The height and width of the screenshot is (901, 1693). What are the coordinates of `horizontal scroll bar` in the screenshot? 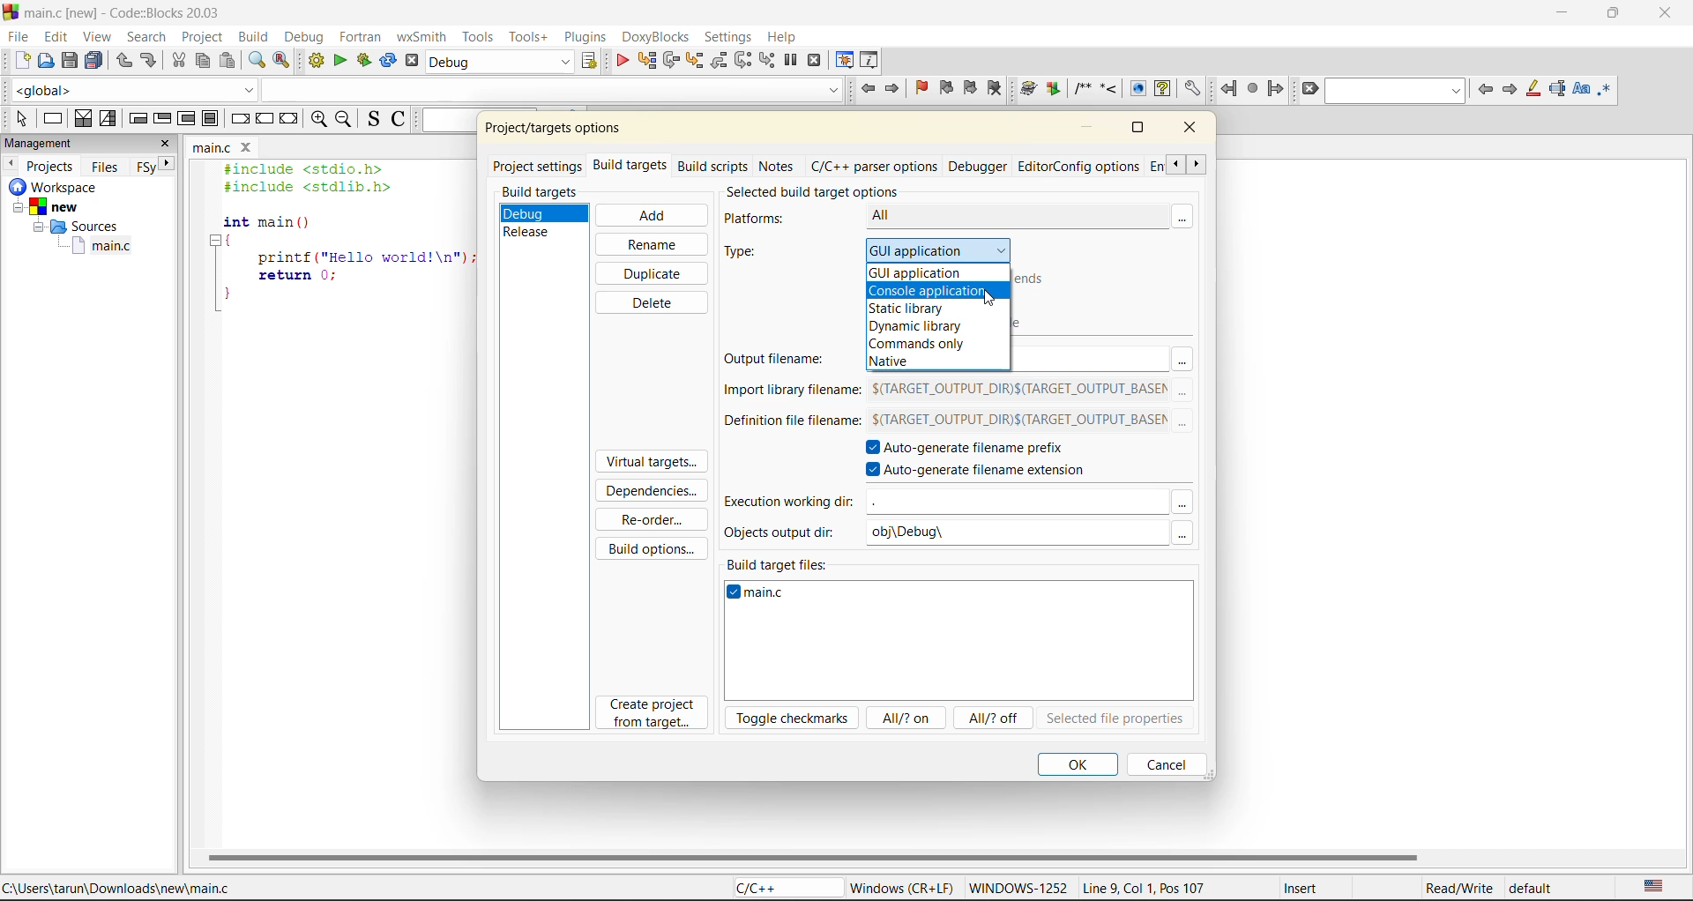 It's located at (814, 856).